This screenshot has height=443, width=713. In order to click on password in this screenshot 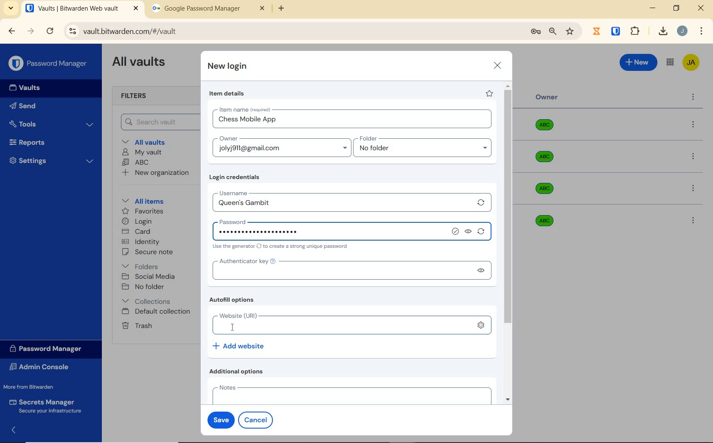, I will do `click(262, 220)`.